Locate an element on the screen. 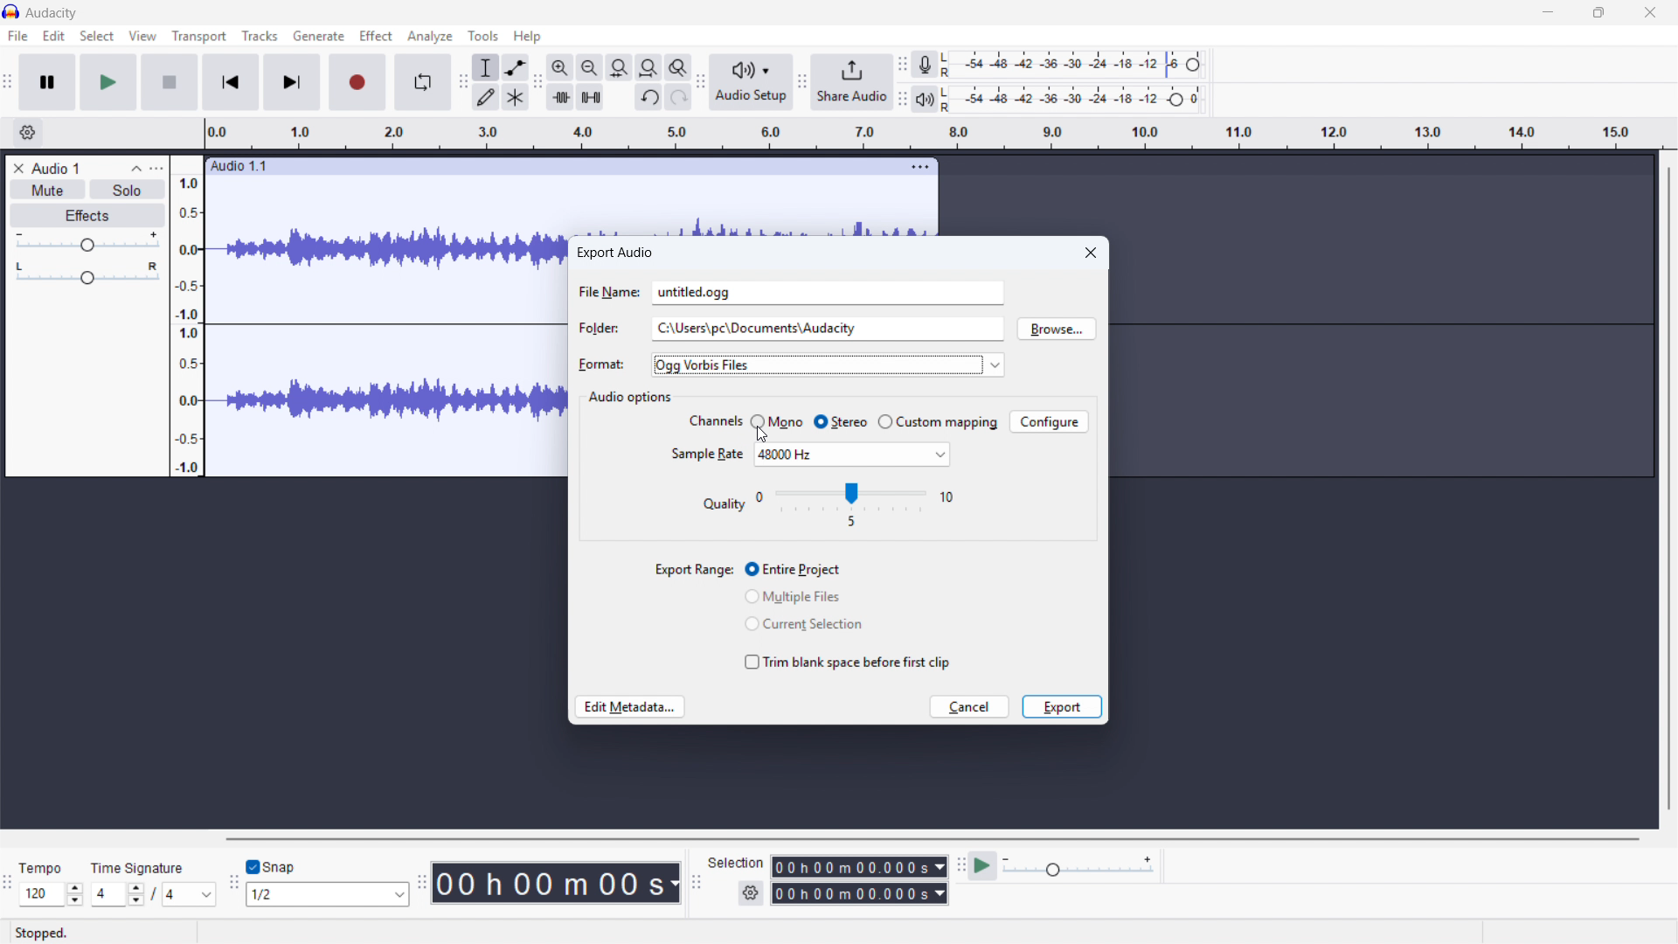 The width and height of the screenshot is (1678, 944). Vertical scroll bar  is located at coordinates (1669, 489).